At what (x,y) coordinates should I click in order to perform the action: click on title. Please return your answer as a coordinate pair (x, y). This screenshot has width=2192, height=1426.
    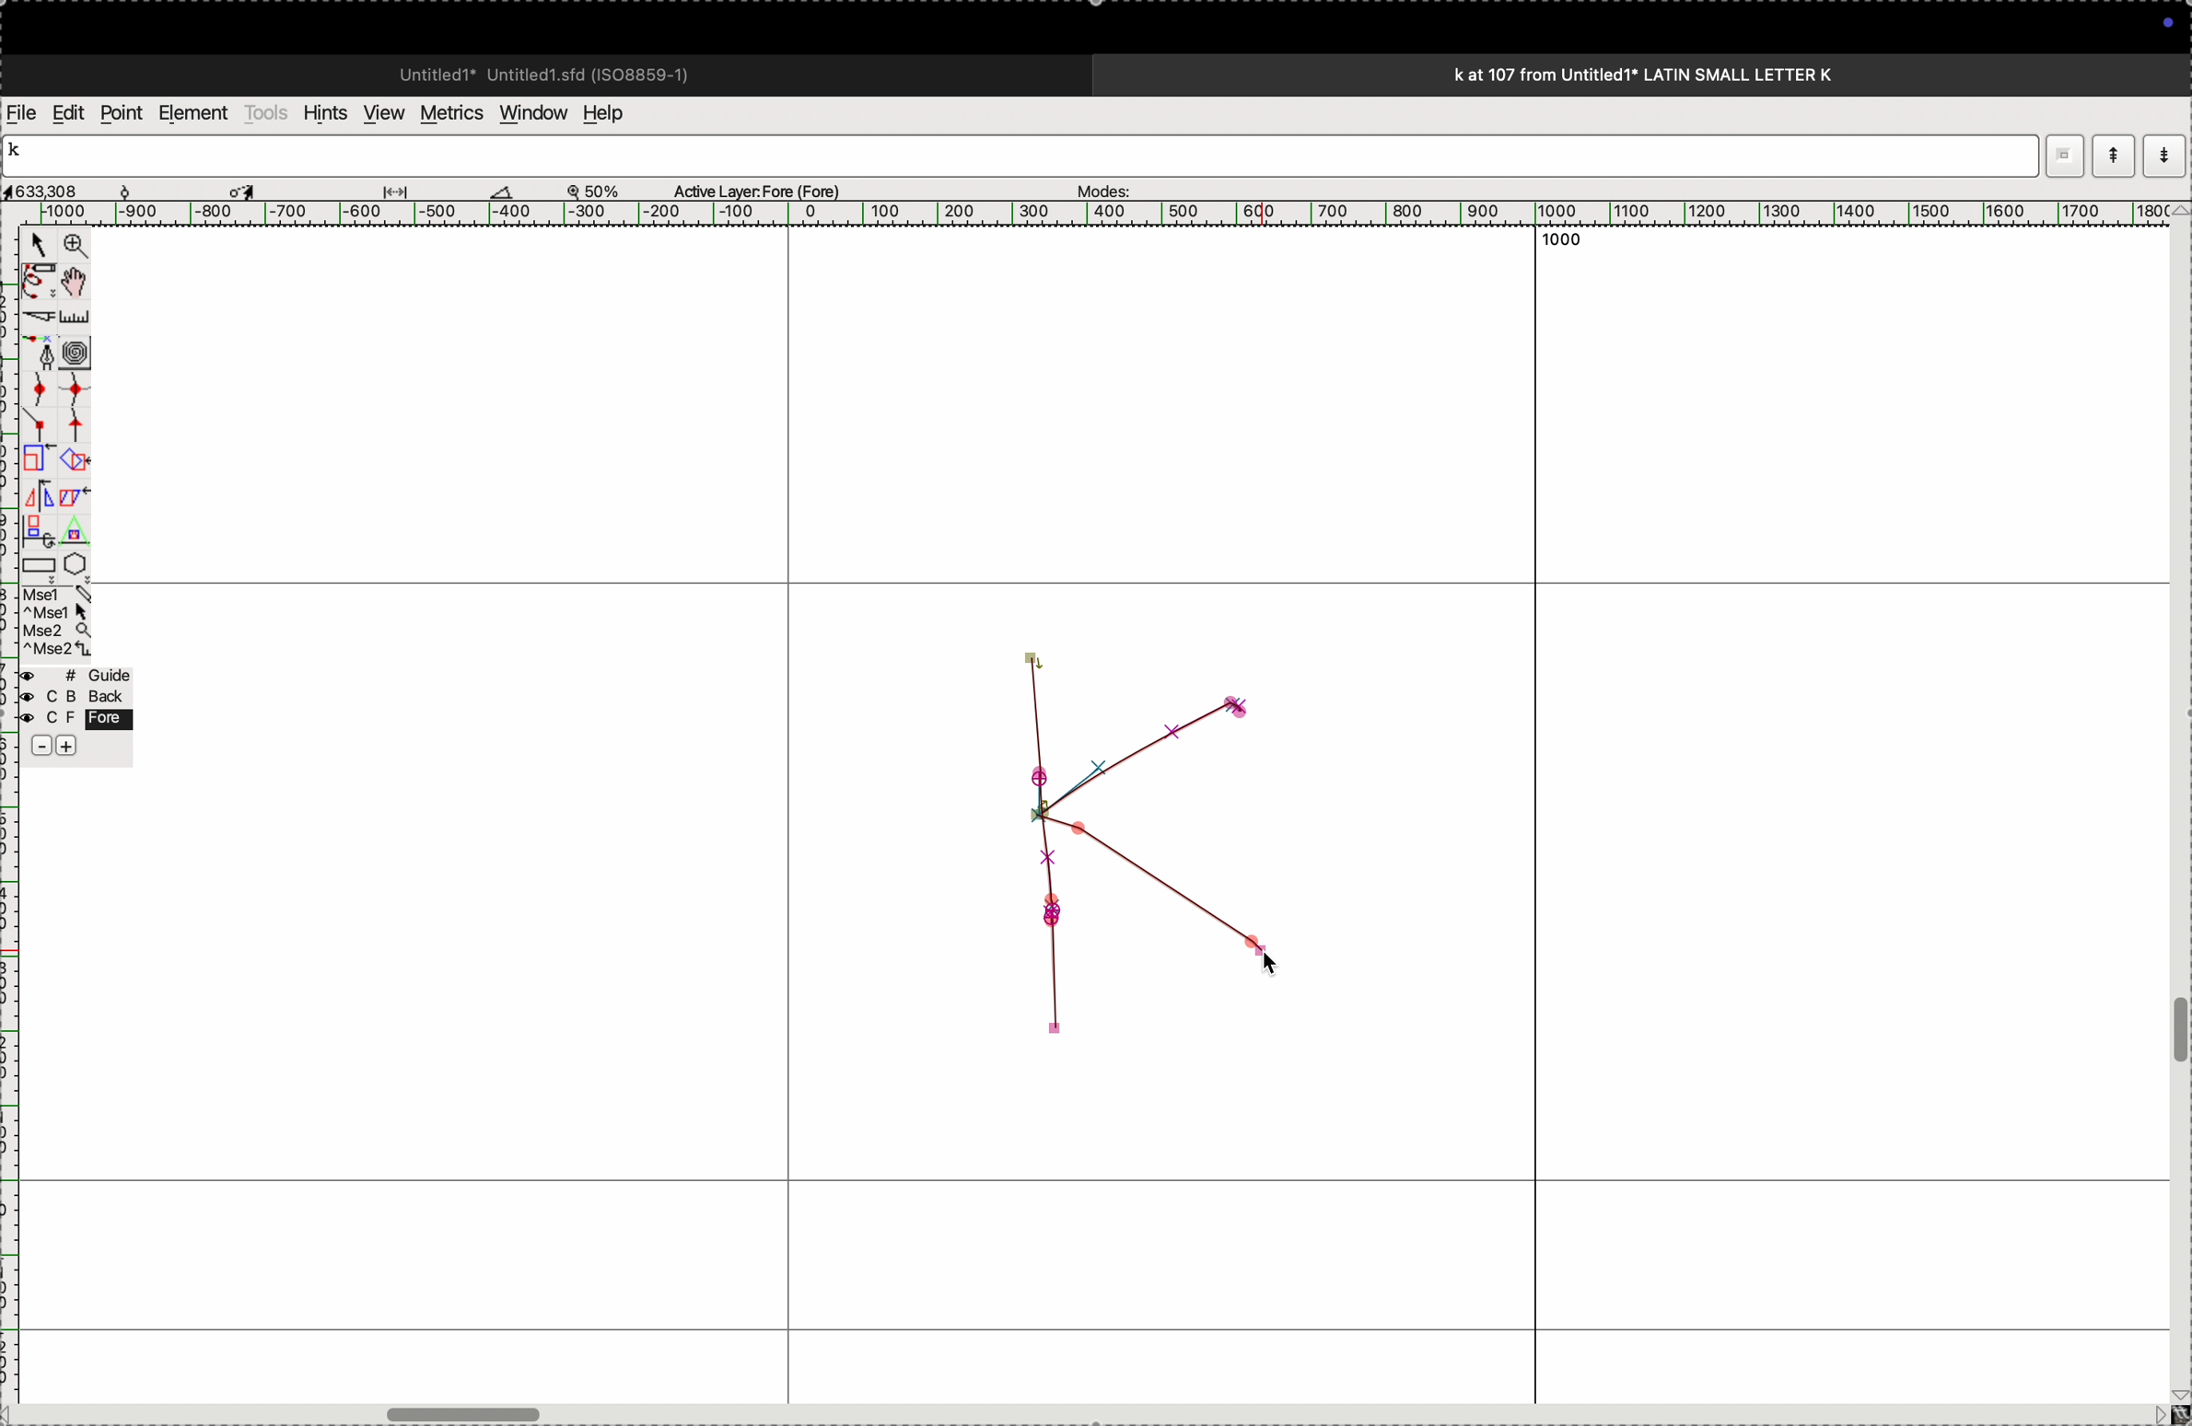
    Looking at the image, I should click on (1693, 74).